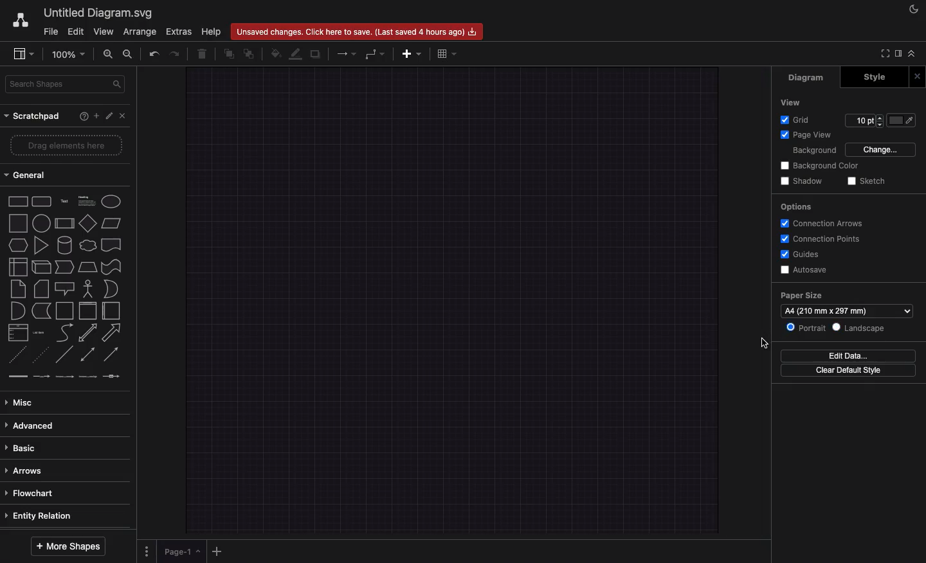 The height and width of the screenshot is (563, 926). What do you see at coordinates (52, 516) in the screenshot?
I see `Entity relation` at bounding box center [52, 516].